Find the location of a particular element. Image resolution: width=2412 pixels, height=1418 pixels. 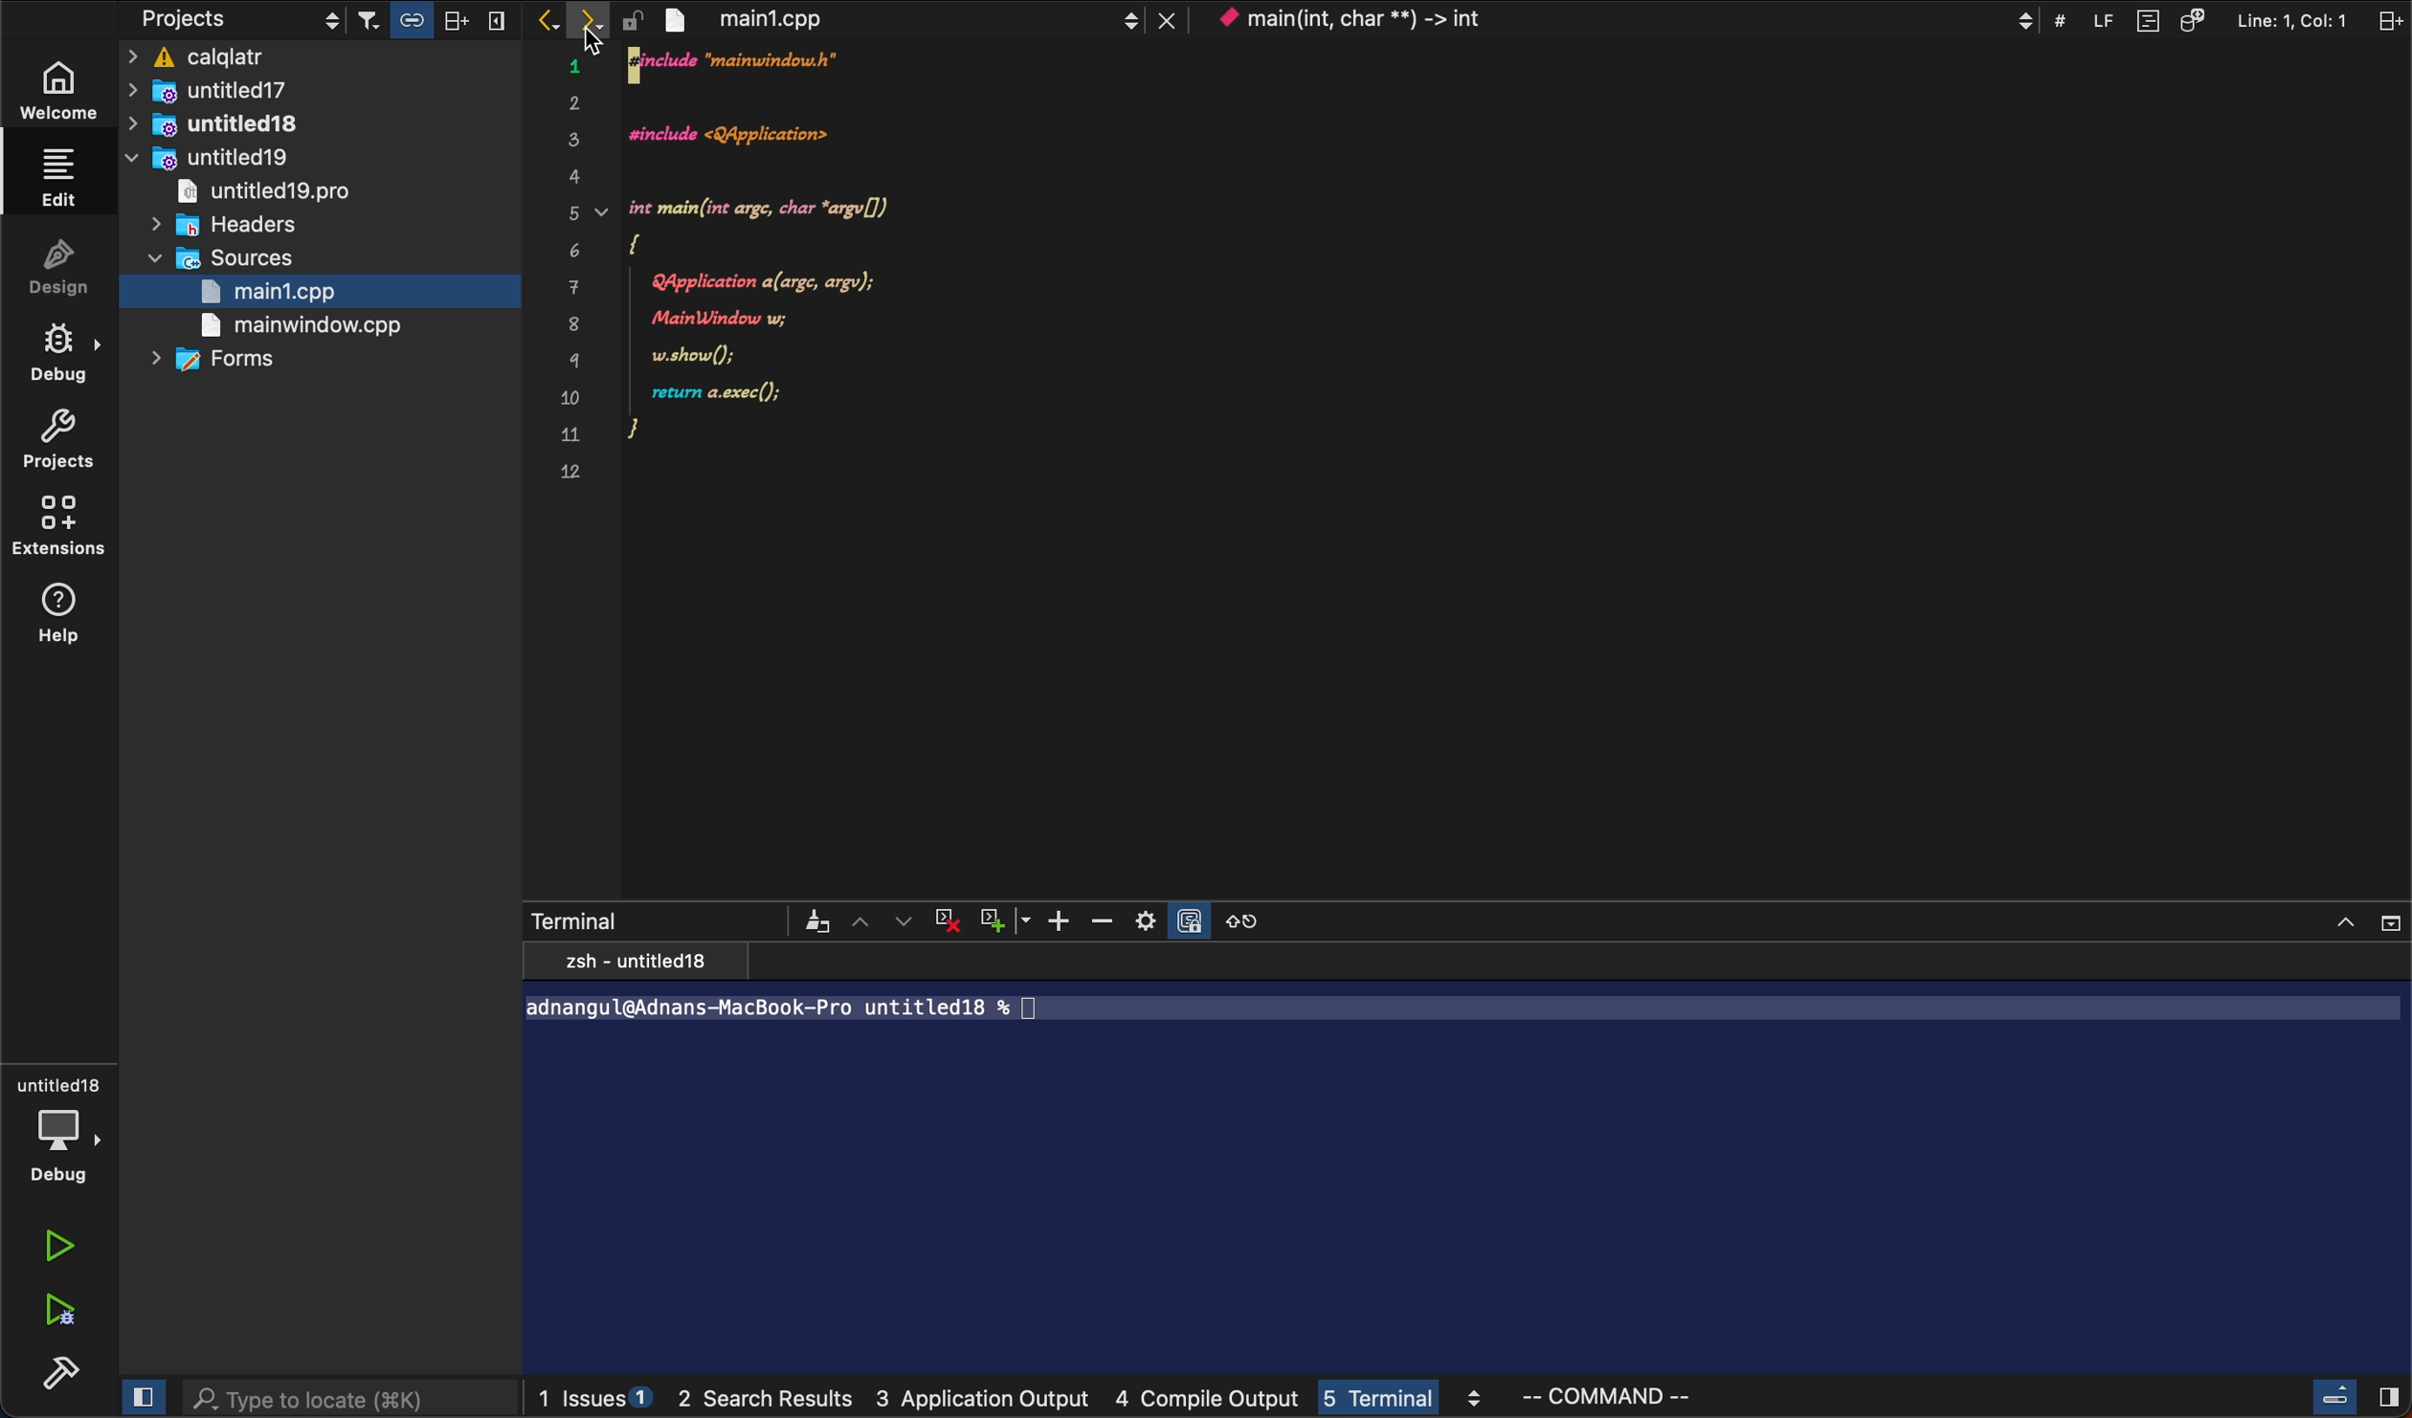

main window is located at coordinates (296, 327).